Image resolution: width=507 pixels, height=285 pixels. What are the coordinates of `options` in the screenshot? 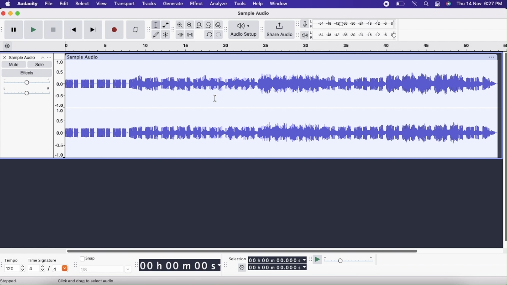 It's located at (491, 57).